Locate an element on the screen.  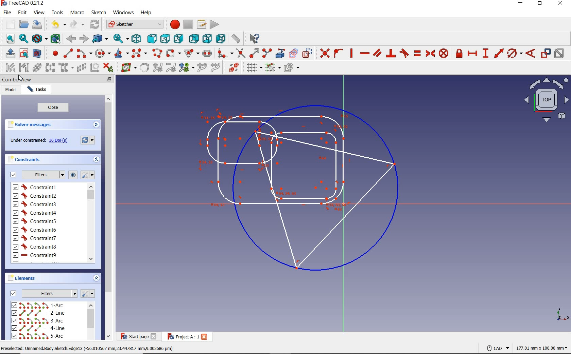
clone is located at coordinates (65, 68).